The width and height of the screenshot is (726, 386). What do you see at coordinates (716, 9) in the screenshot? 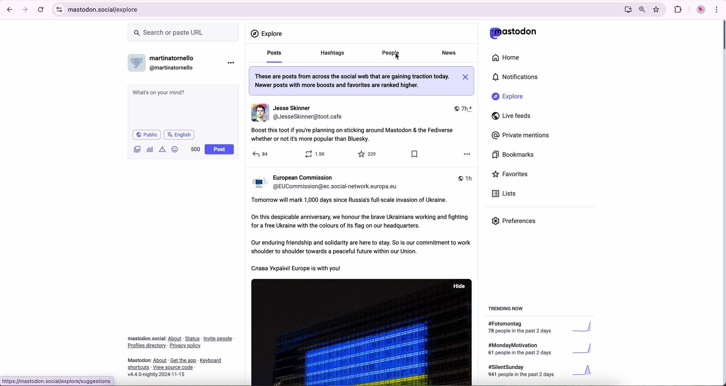
I see `customize and control Google Chrome` at bounding box center [716, 9].